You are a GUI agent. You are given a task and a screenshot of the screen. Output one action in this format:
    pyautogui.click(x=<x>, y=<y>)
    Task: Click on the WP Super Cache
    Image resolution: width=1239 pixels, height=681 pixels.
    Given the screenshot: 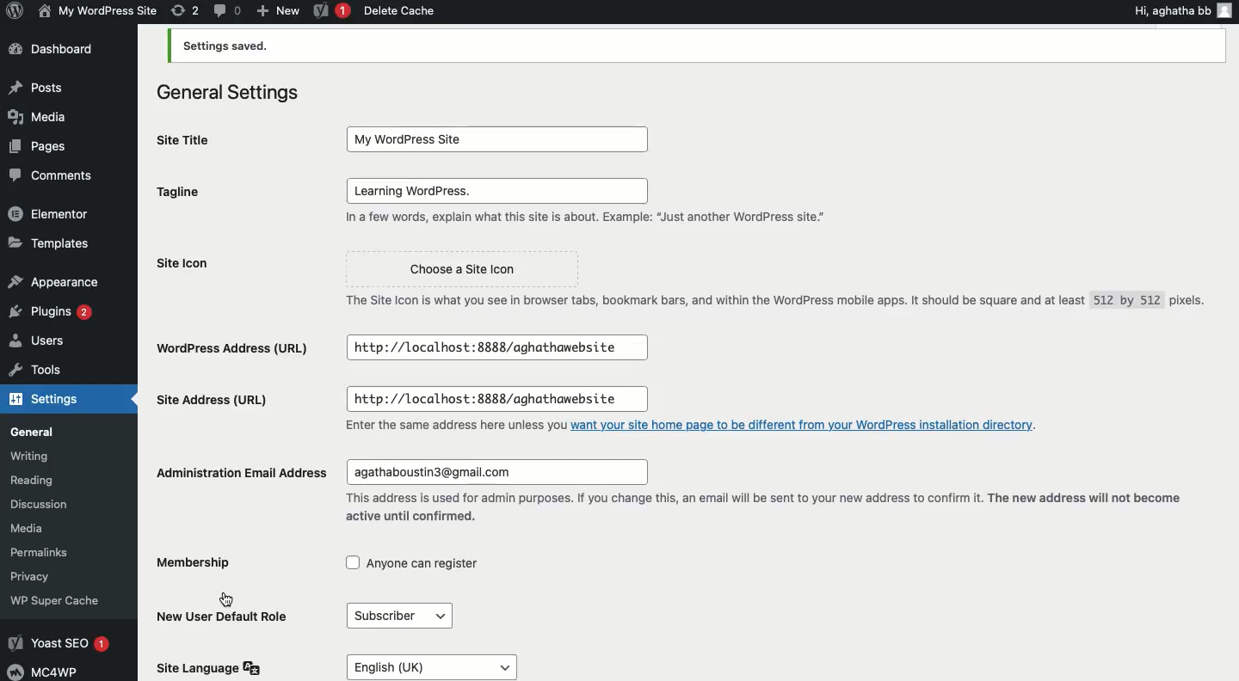 What is the action you would take?
    pyautogui.click(x=68, y=600)
    